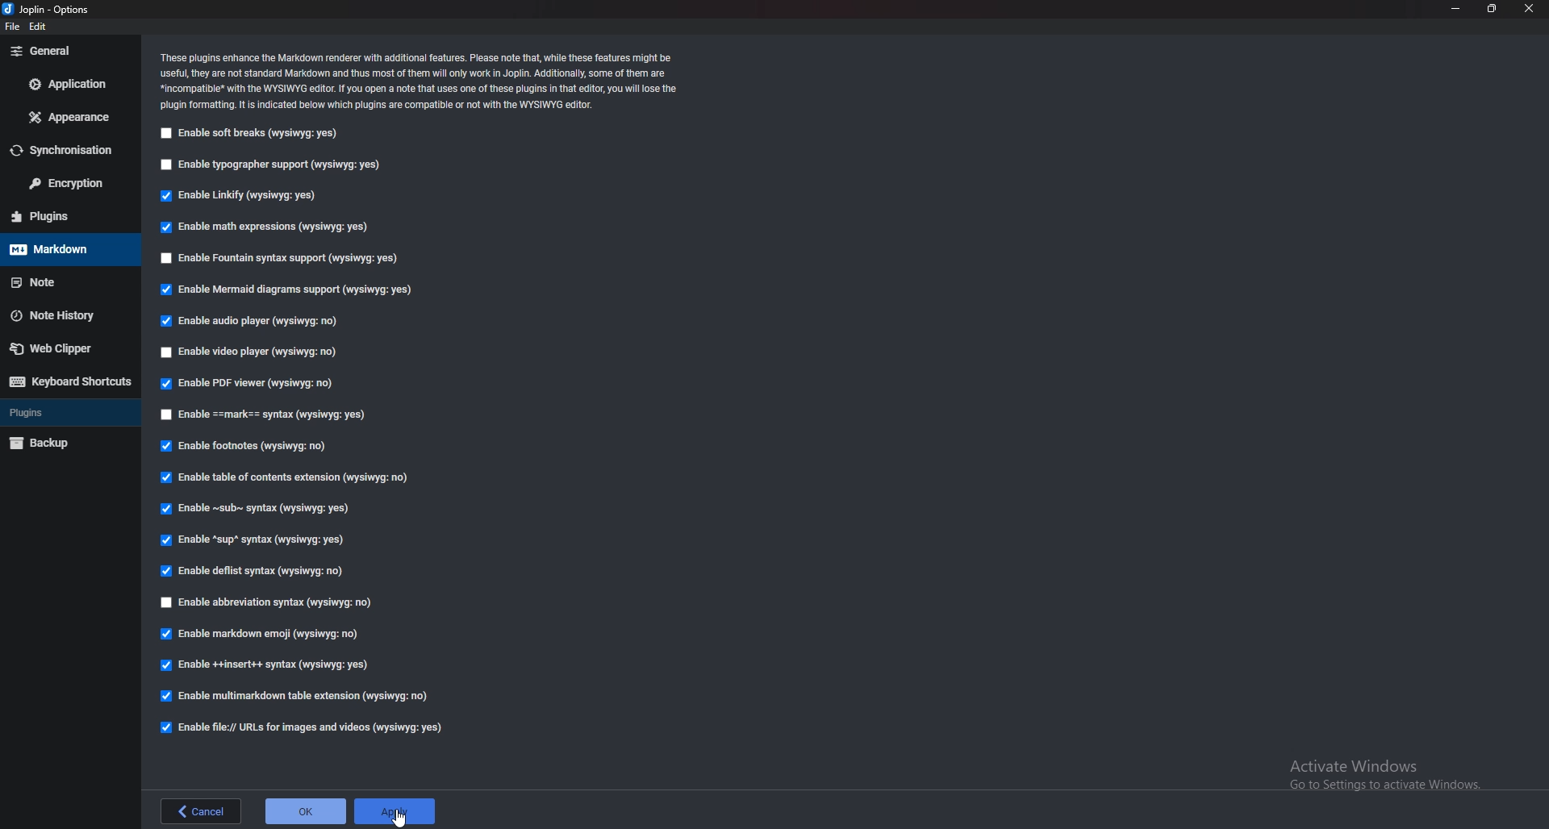 This screenshot has width=1549, height=829. Describe the element at coordinates (70, 86) in the screenshot. I see `Application` at that location.